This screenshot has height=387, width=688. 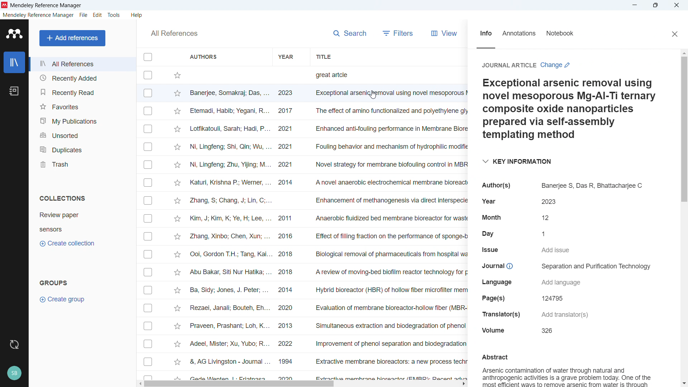 I want to click on Add translators , so click(x=564, y=313).